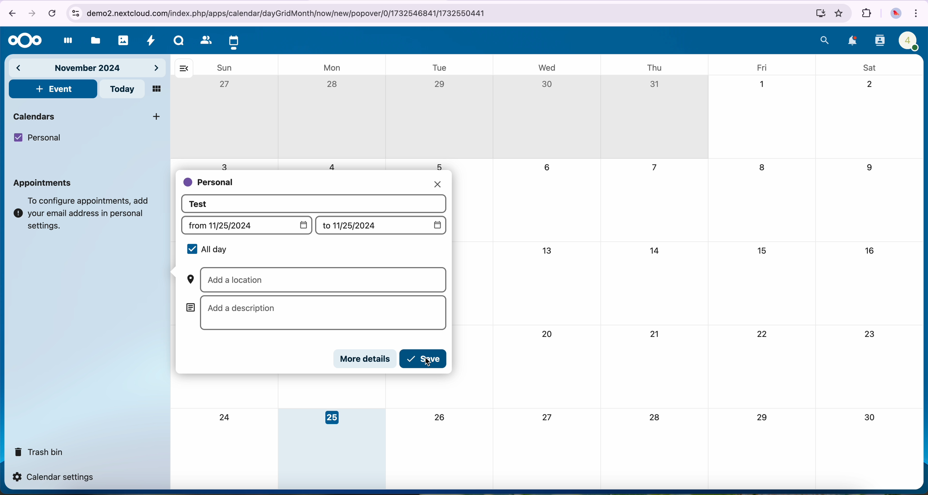  I want to click on click on calendar, so click(234, 41).